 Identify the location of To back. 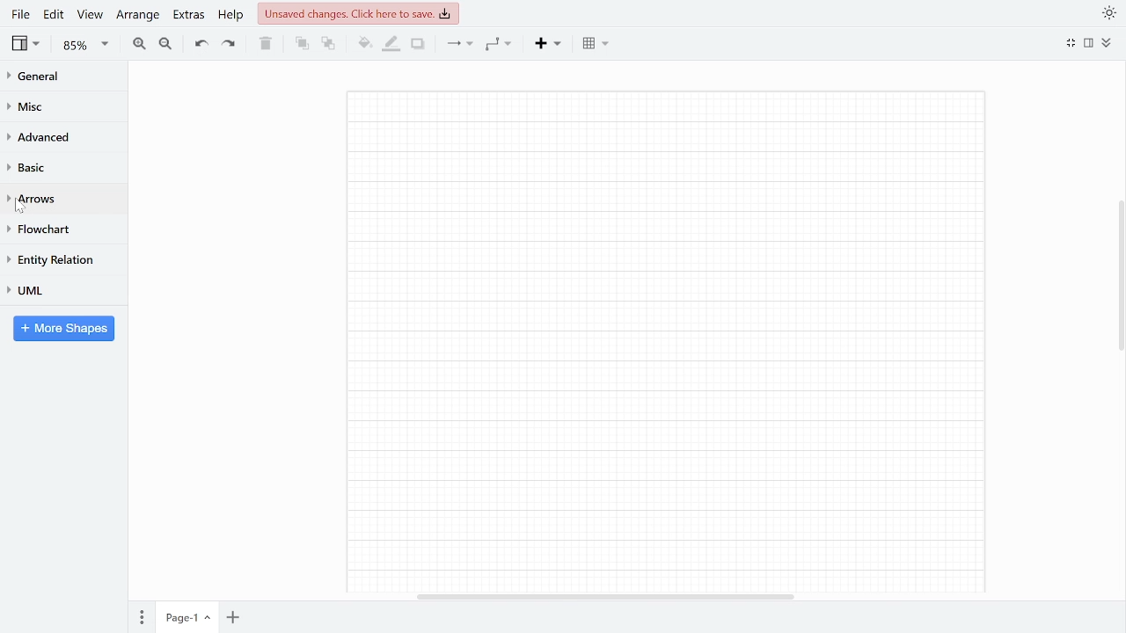
(327, 44).